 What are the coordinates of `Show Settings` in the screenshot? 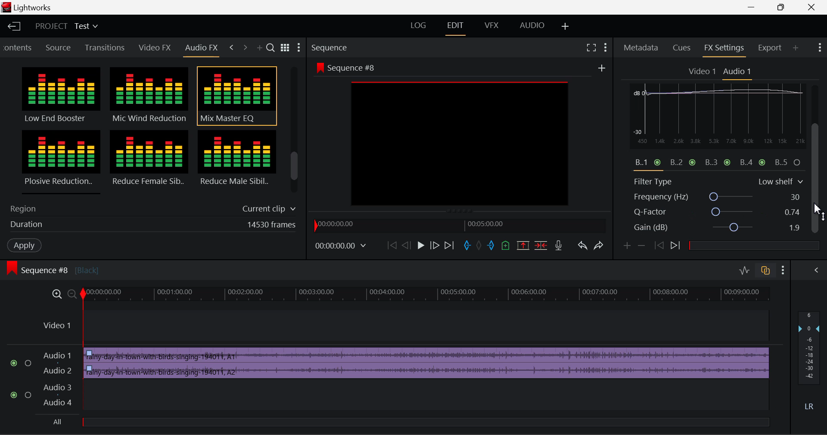 It's located at (785, 270).